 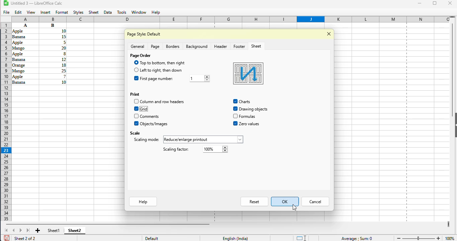 I want to click on , so click(x=23, y=31).